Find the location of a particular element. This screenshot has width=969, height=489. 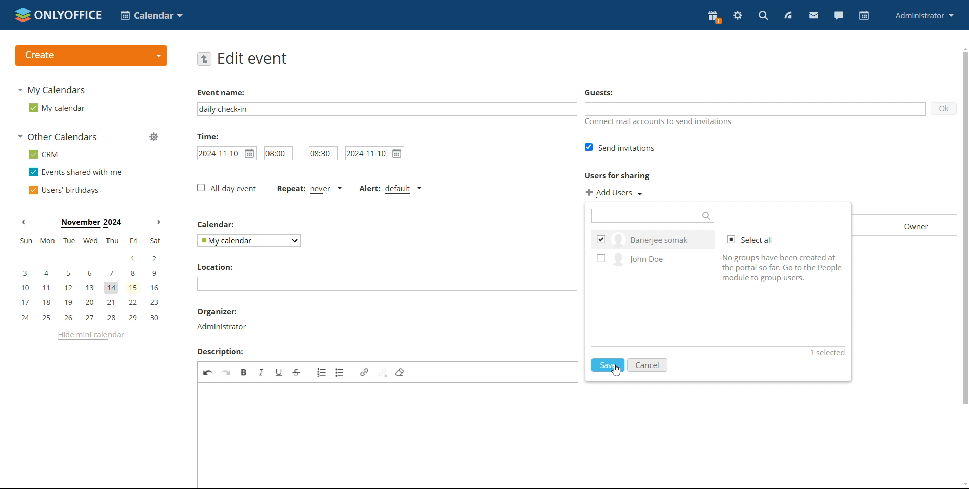

current month is located at coordinates (90, 223).